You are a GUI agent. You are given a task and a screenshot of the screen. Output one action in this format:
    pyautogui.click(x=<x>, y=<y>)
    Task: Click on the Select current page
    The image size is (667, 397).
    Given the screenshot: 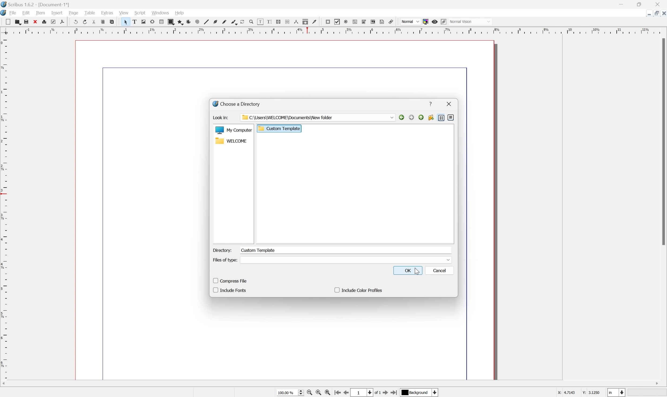 What is the action you would take?
    pyautogui.click(x=366, y=393)
    